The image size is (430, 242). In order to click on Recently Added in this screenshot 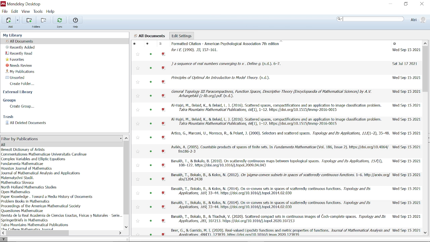, I will do `click(20, 47)`.